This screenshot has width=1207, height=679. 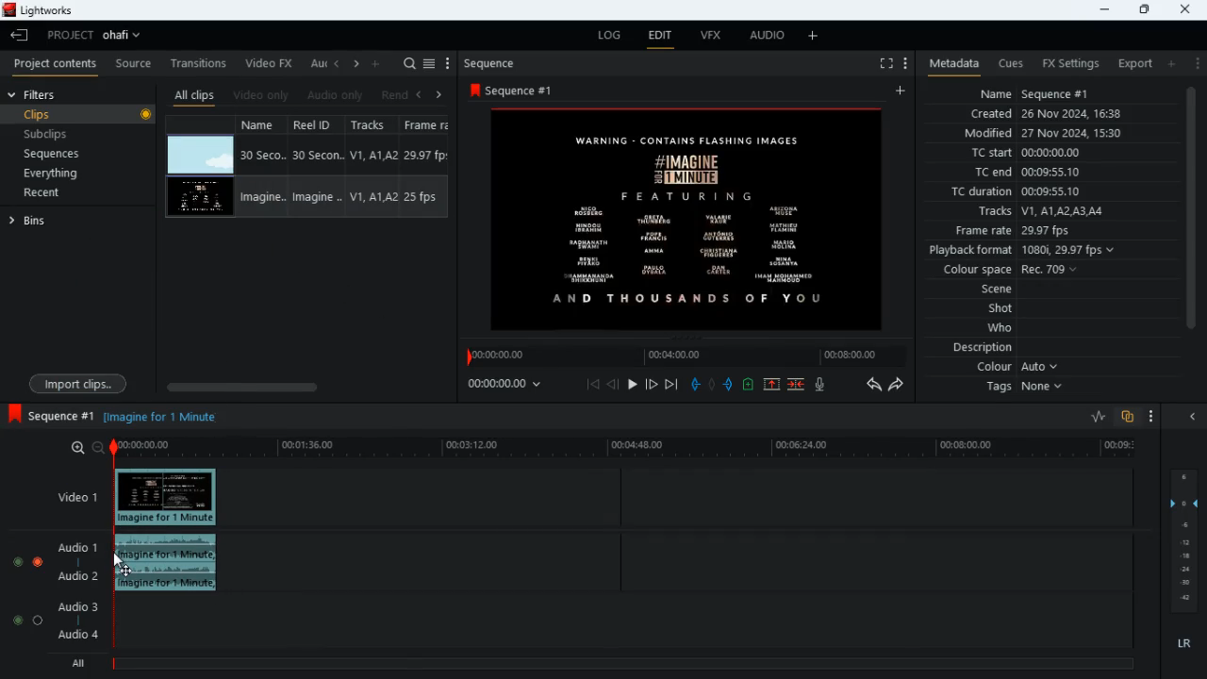 What do you see at coordinates (630, 449) in the screenshot?
I see `timeline` at bounding box center [630, 449].